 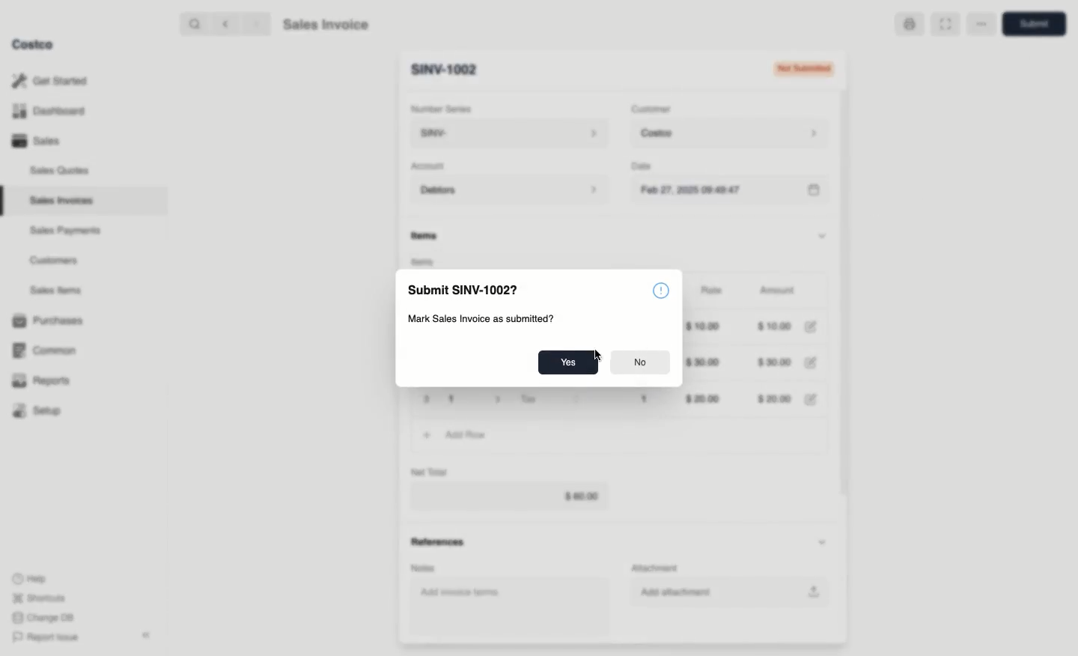 I want to click on Sales Items, so click(x=58, y=289).